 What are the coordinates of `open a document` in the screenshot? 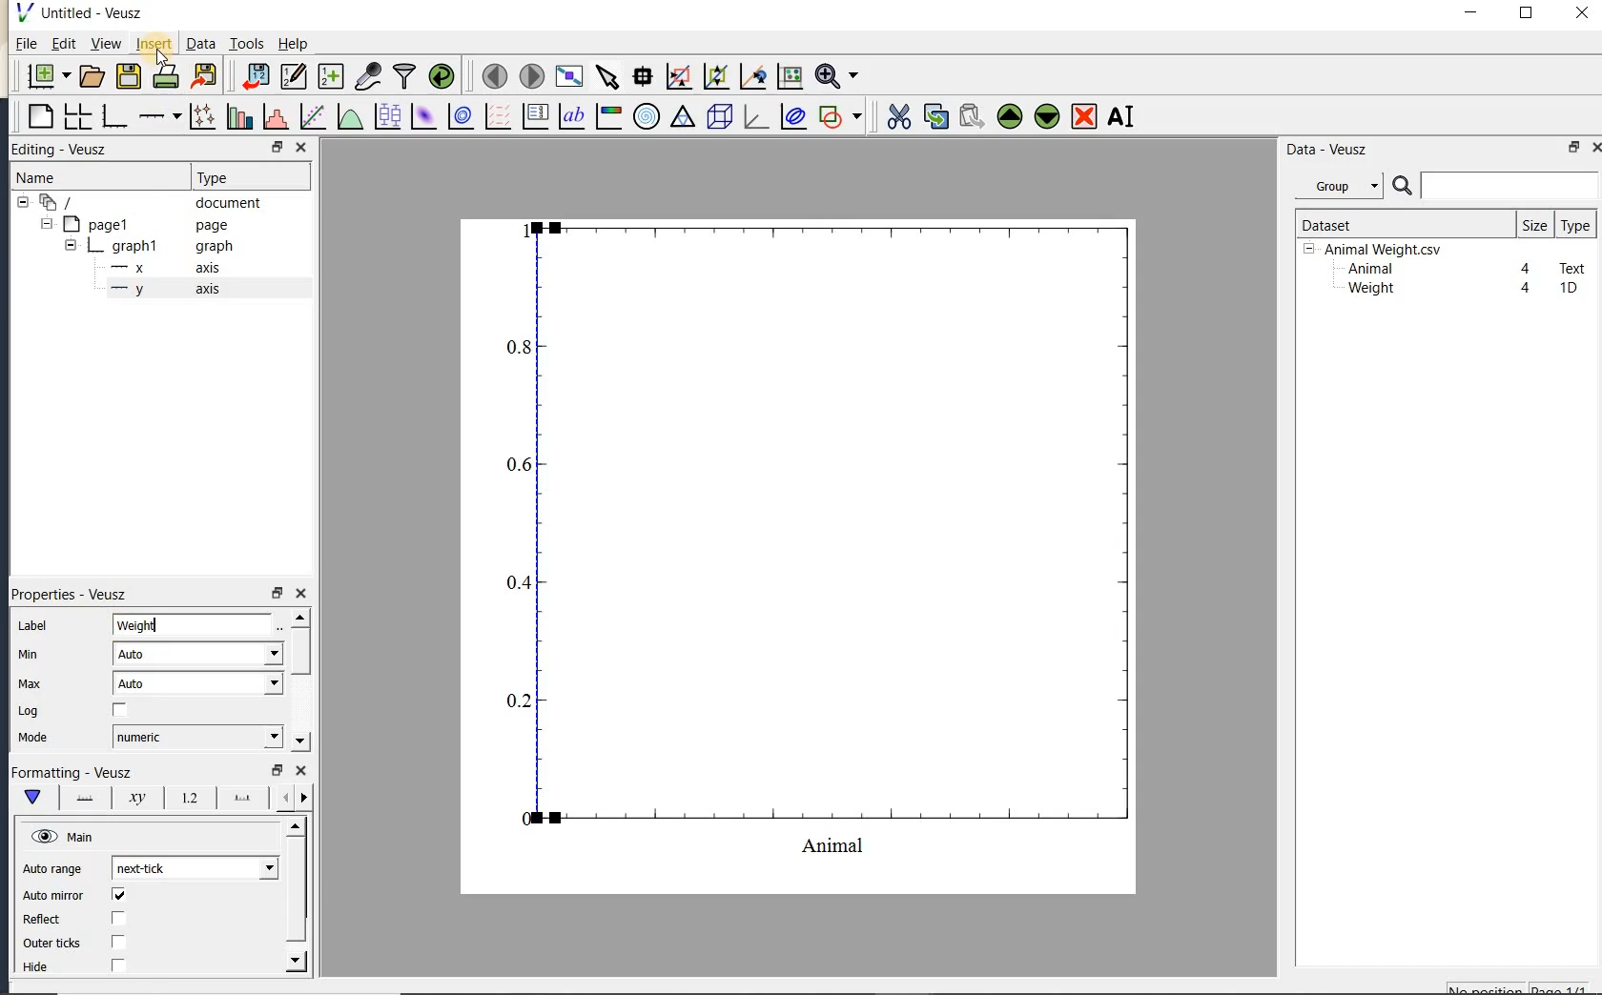 It's located at (90, 76).